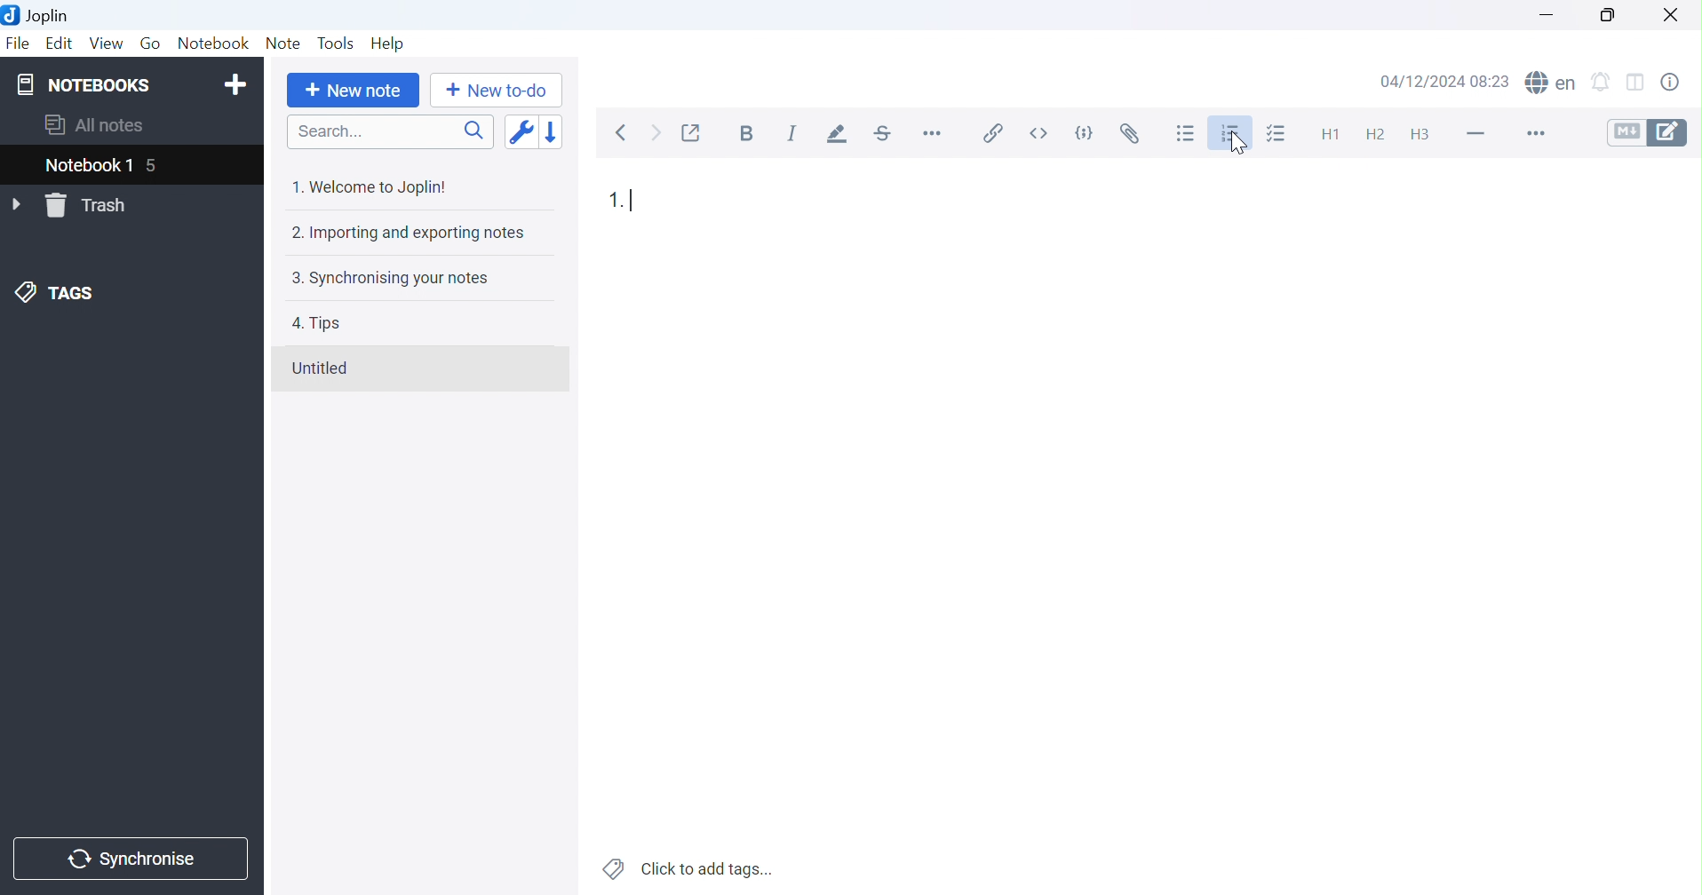  I want to click on TAGS, so click(57, 294).